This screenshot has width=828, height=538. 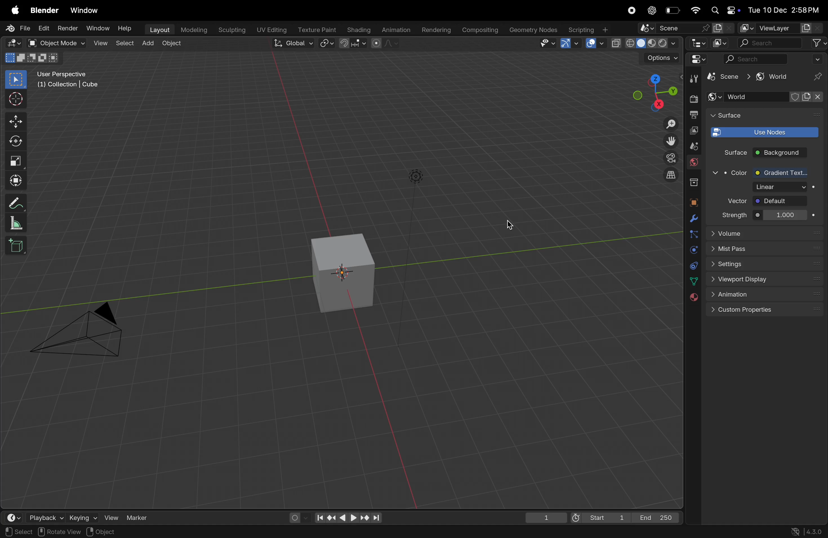 I want to click on Help, so click(x=125, y=28).